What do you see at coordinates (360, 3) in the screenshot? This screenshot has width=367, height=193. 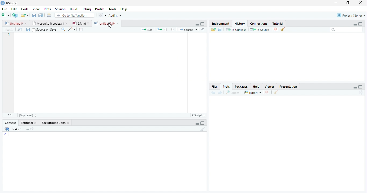 I see `close` at bounding box center [360, 3].